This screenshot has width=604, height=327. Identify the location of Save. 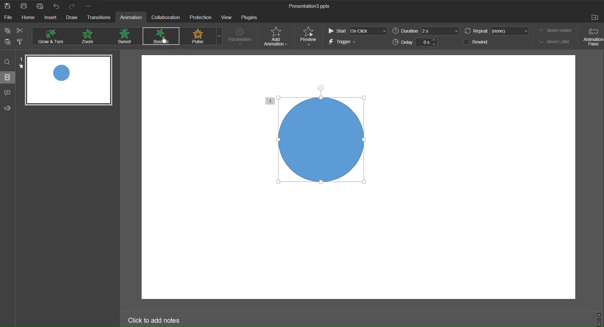
(8, 6).